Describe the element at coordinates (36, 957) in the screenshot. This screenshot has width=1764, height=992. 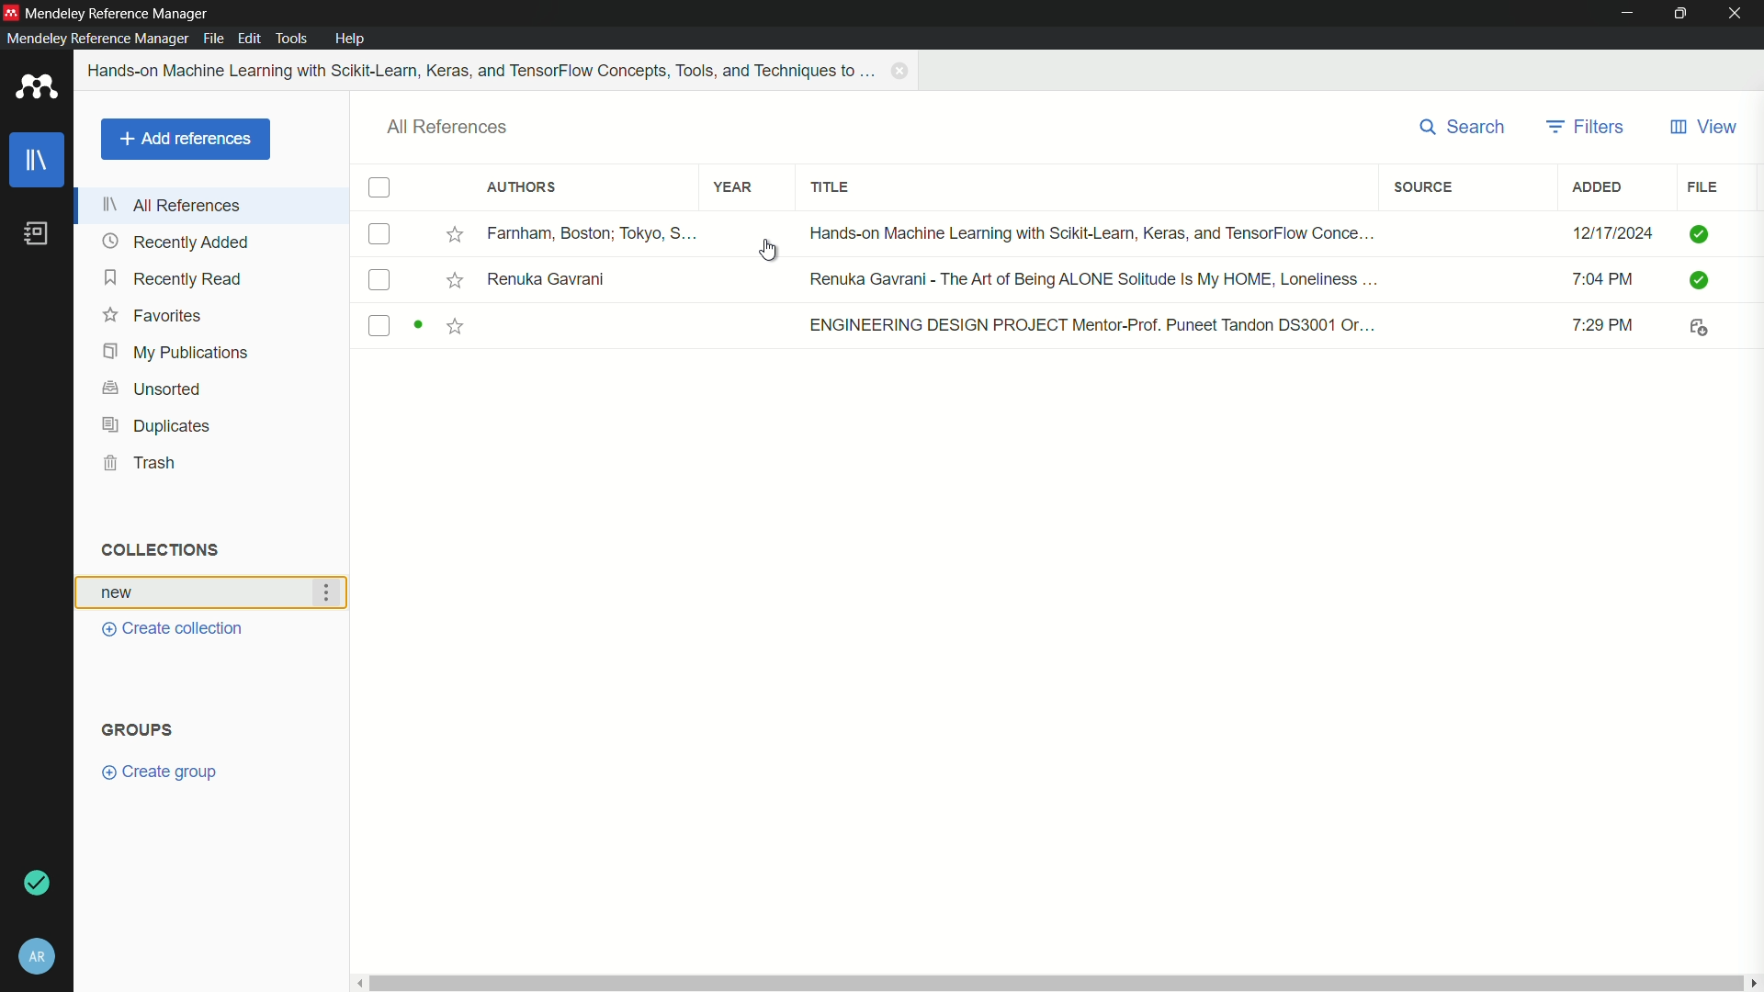
I see `account and settings` at that location.